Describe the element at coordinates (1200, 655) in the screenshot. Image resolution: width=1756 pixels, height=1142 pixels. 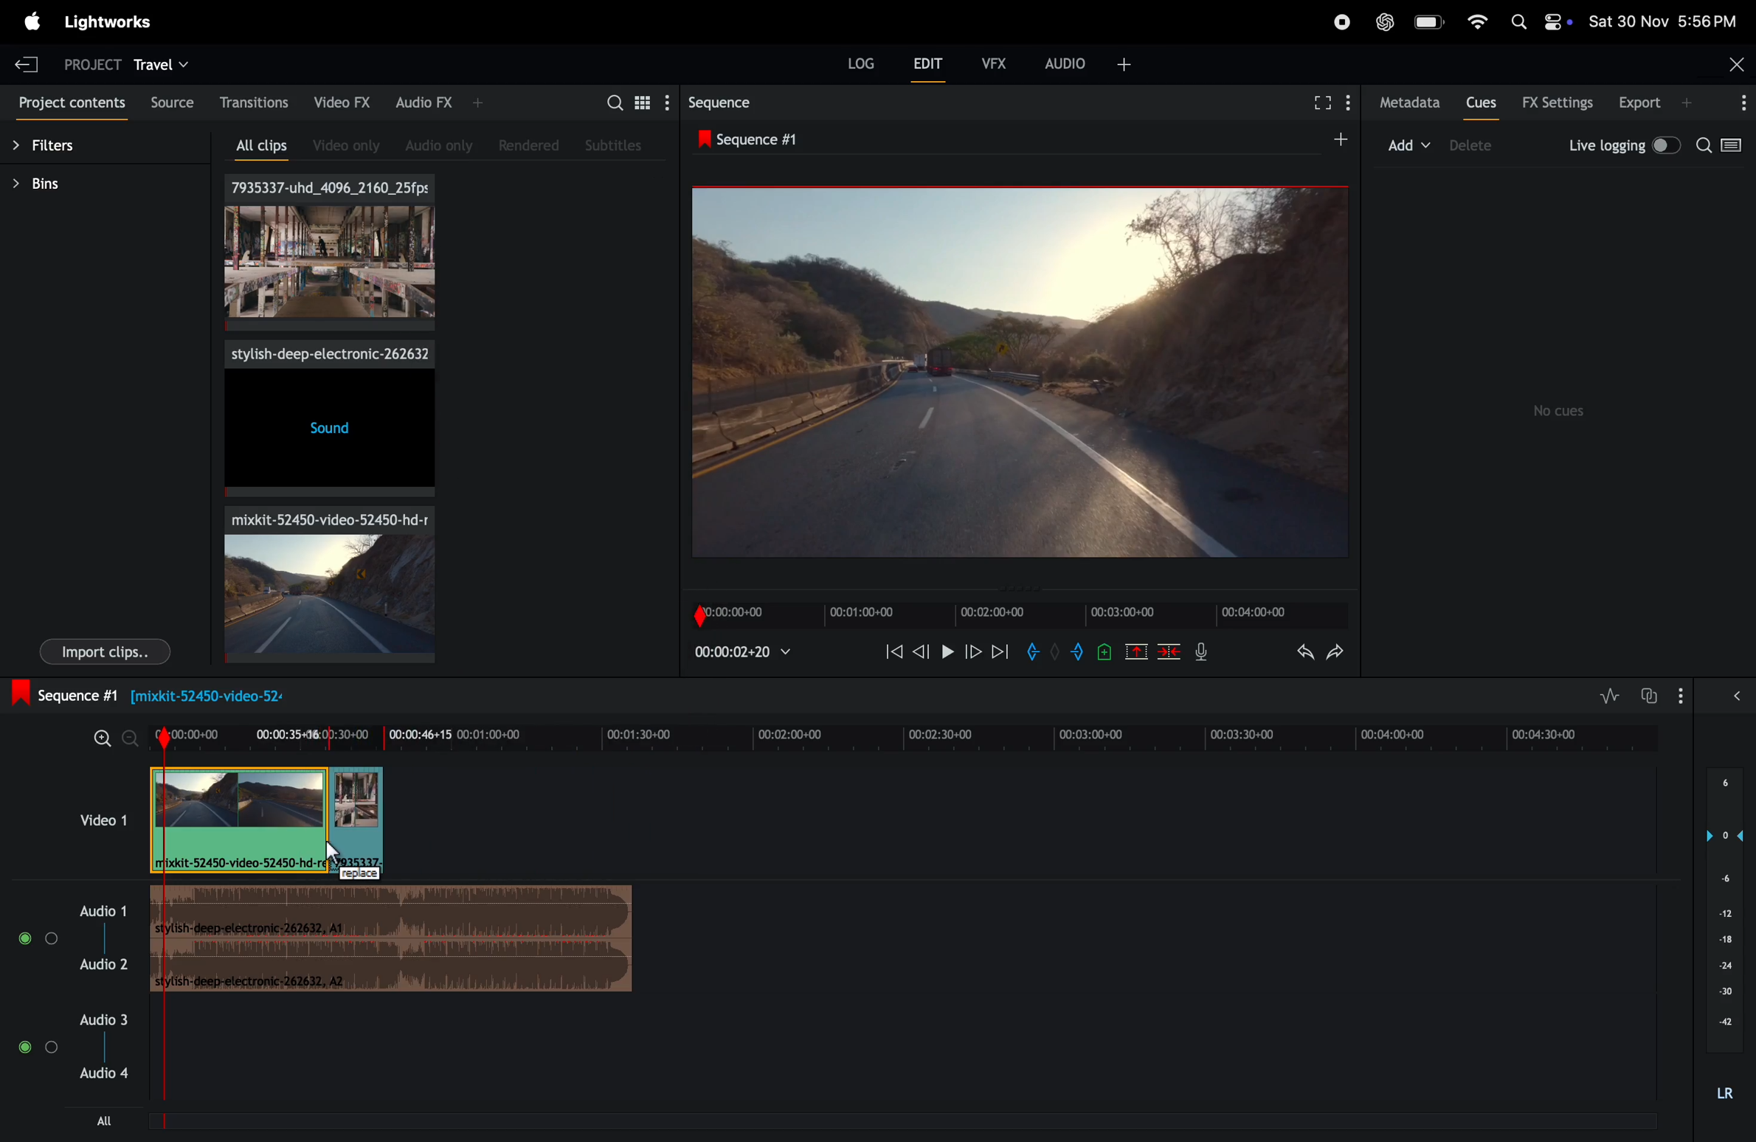
I see `mic` at that location.